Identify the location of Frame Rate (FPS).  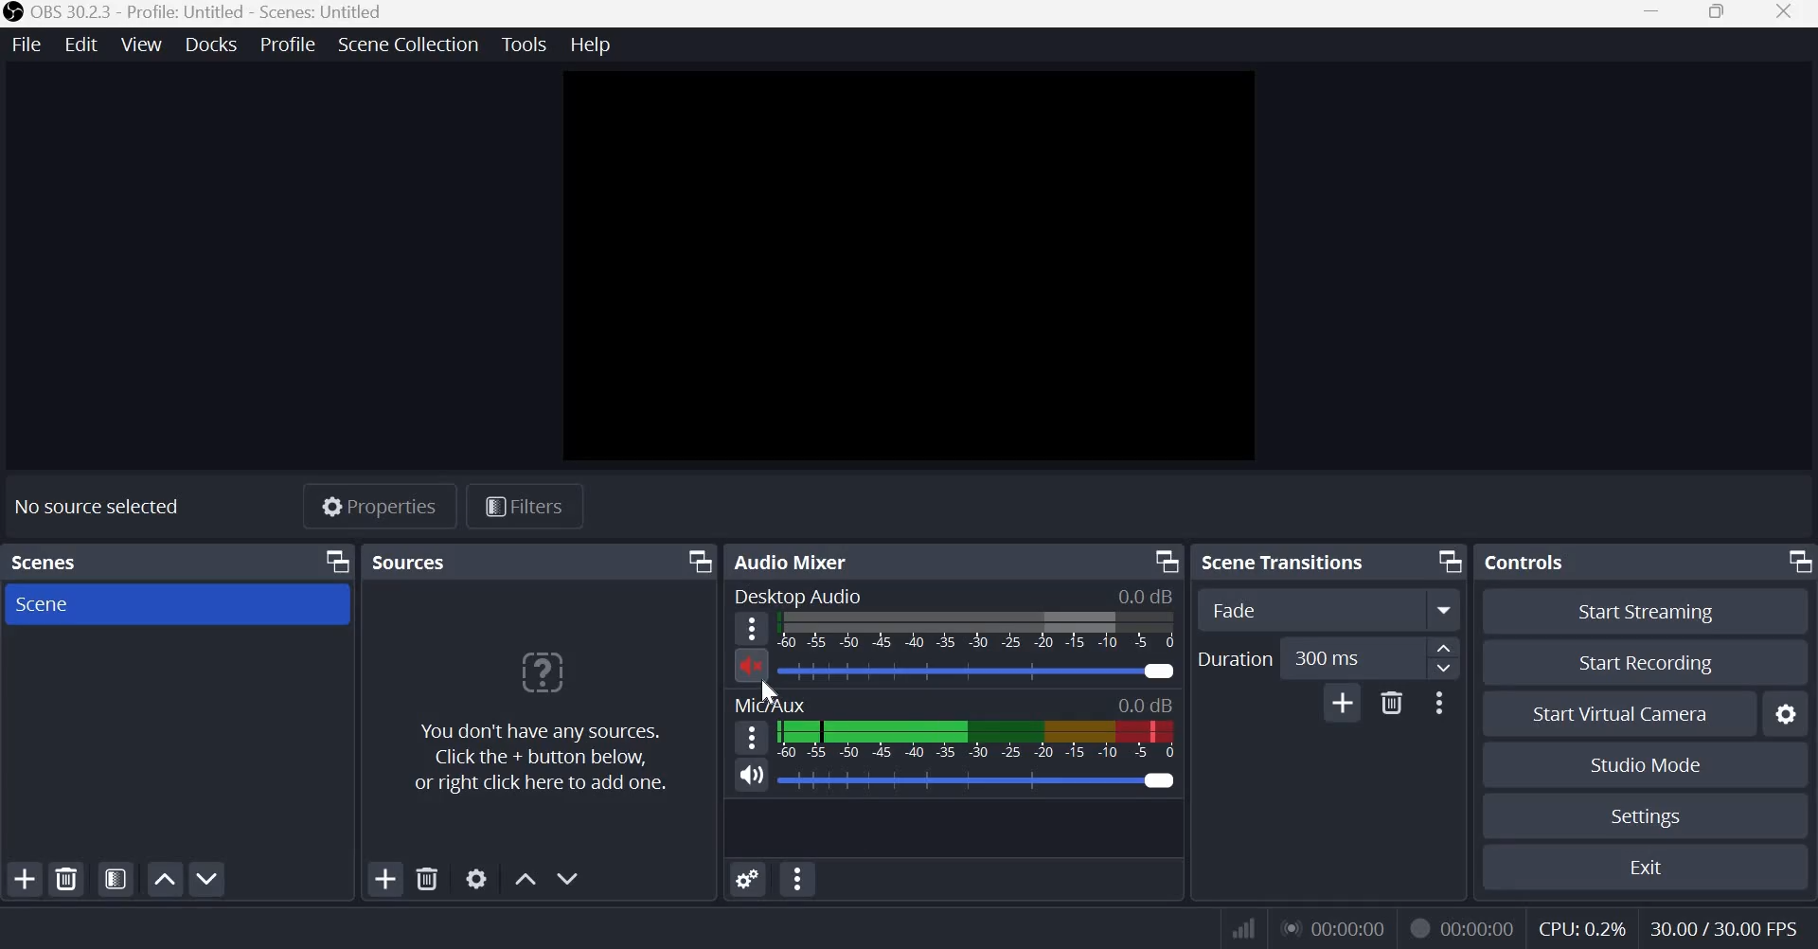
(1722, 925).